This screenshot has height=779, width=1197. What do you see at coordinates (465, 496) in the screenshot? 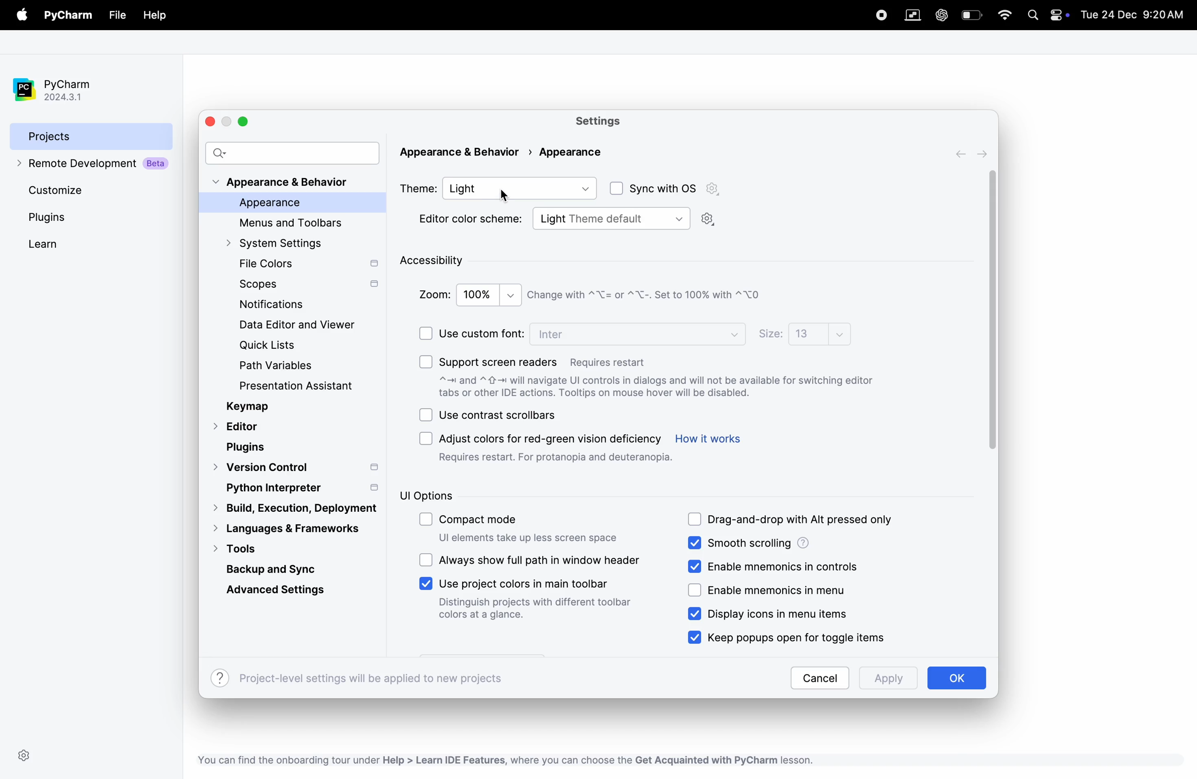
I see `Ui options` at bounding box center [465, 496].